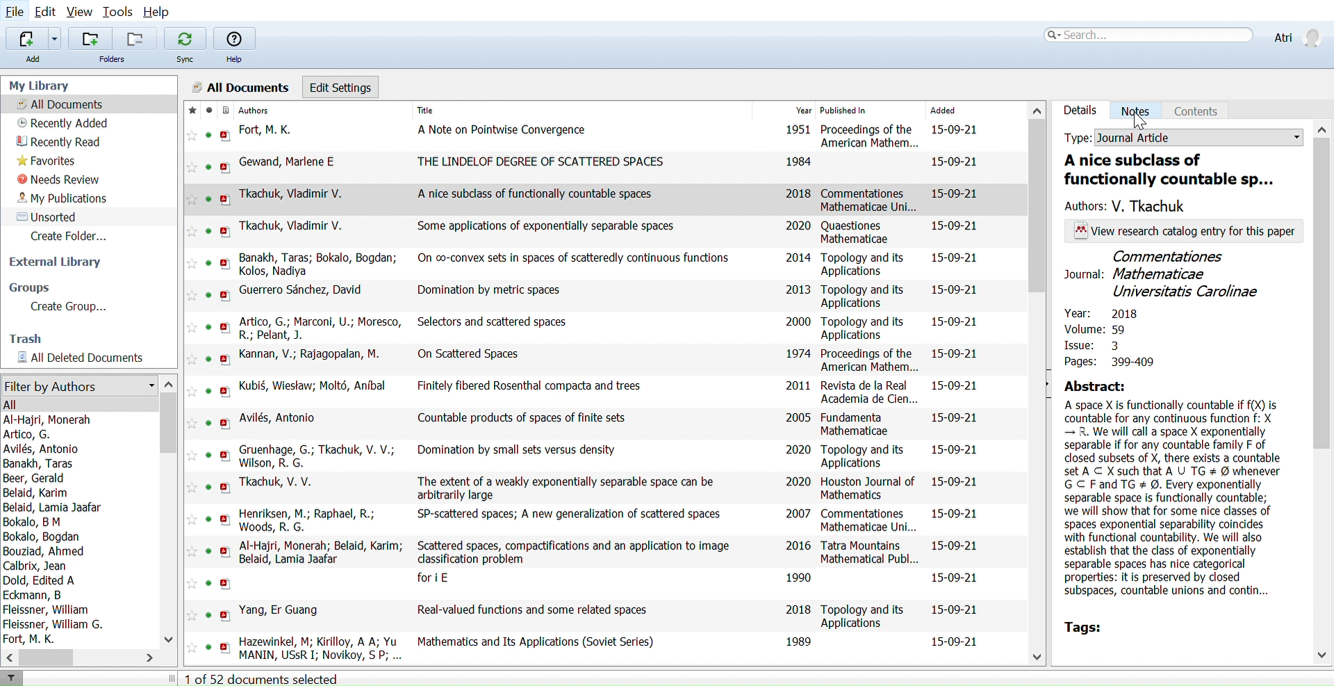  What do you see at coordinates (870, 137) in the screenshot?
I see `Proceedings of the American Mathem...` at bounding box center [870, 137].